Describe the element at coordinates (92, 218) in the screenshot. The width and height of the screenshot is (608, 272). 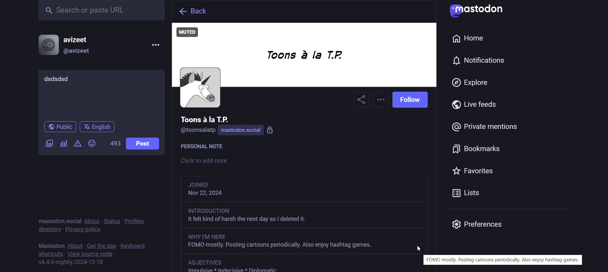
I see `about` at that location.